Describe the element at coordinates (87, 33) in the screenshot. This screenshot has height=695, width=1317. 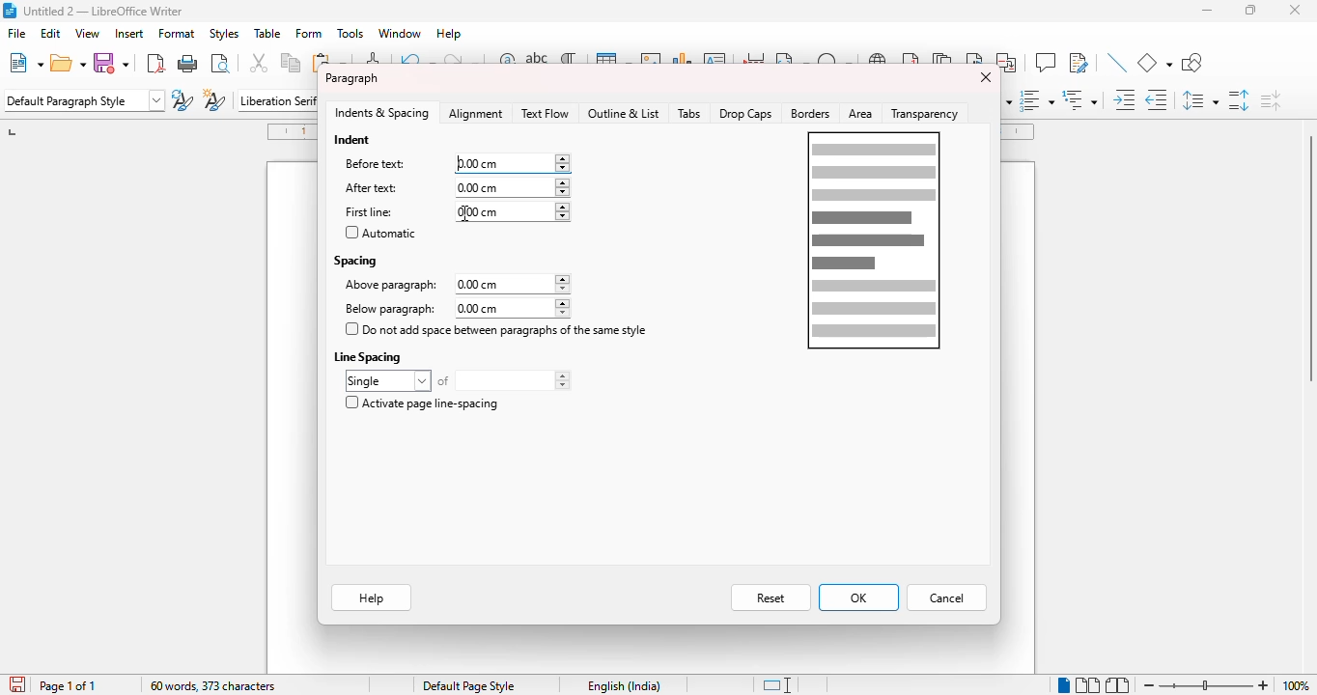
I see `view` at that location.